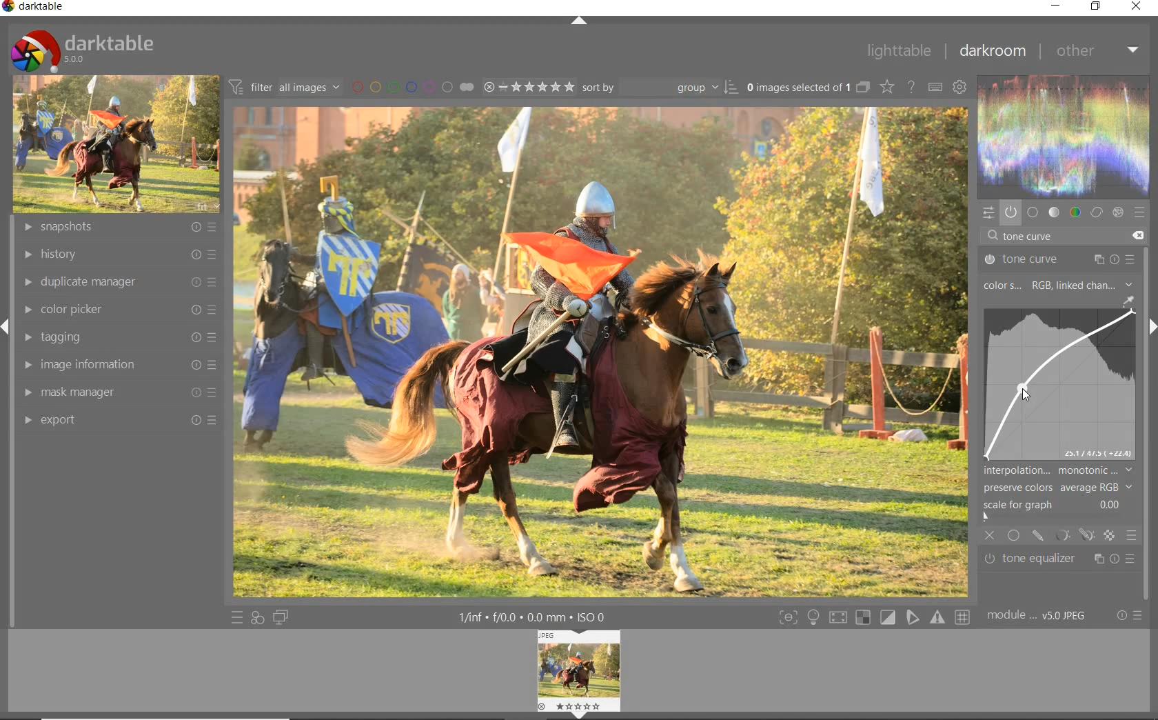 This screenshot has width=1158, height=720. Describe the element at coordinates (1059, 260) in the screenshot. I see `tone curve` at that location.